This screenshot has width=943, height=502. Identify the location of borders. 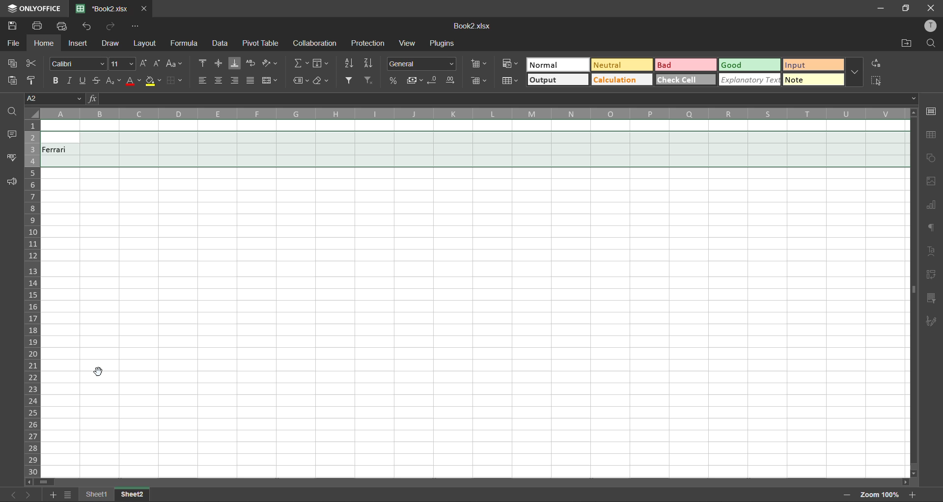
(176, 80).